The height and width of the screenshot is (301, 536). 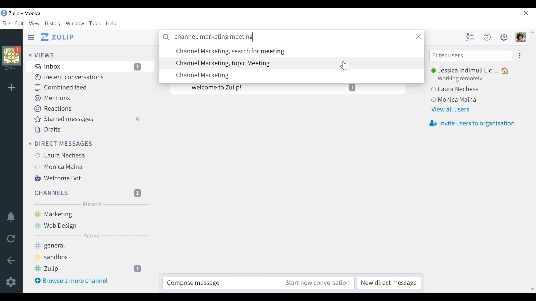 I want to click on Laura Nechesa, so click(x=459, y=89).